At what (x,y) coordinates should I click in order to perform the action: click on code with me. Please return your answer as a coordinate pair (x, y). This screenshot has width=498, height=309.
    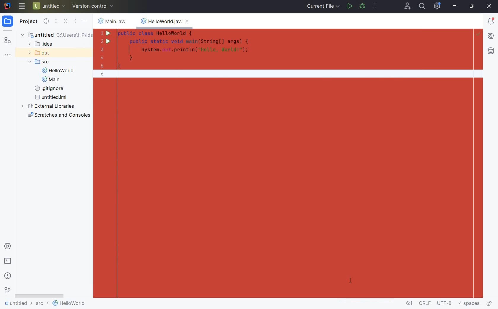
    Looking at the image, I should click on (407, 6).